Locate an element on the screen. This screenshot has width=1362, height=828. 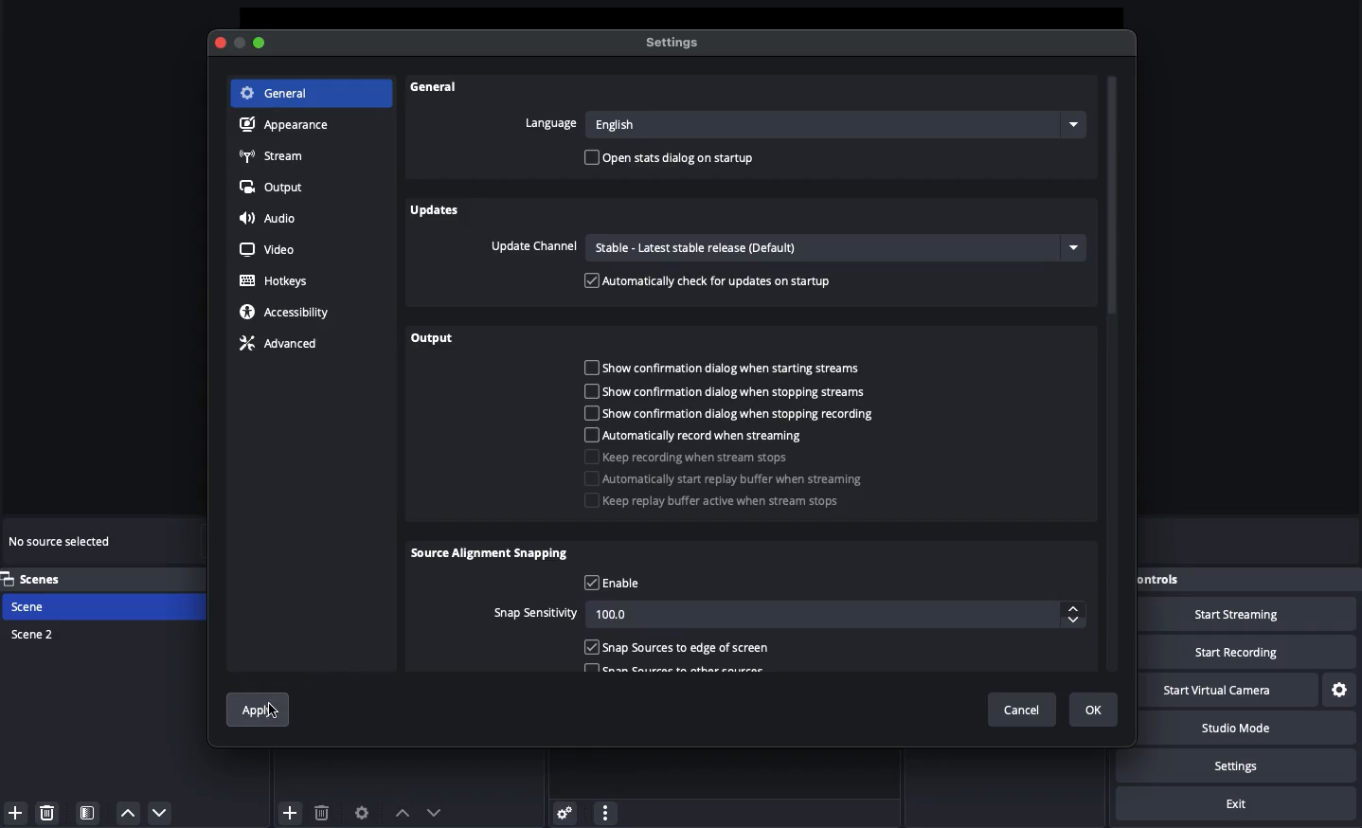
Advanced audio menu is located at coordinates (565, 811).